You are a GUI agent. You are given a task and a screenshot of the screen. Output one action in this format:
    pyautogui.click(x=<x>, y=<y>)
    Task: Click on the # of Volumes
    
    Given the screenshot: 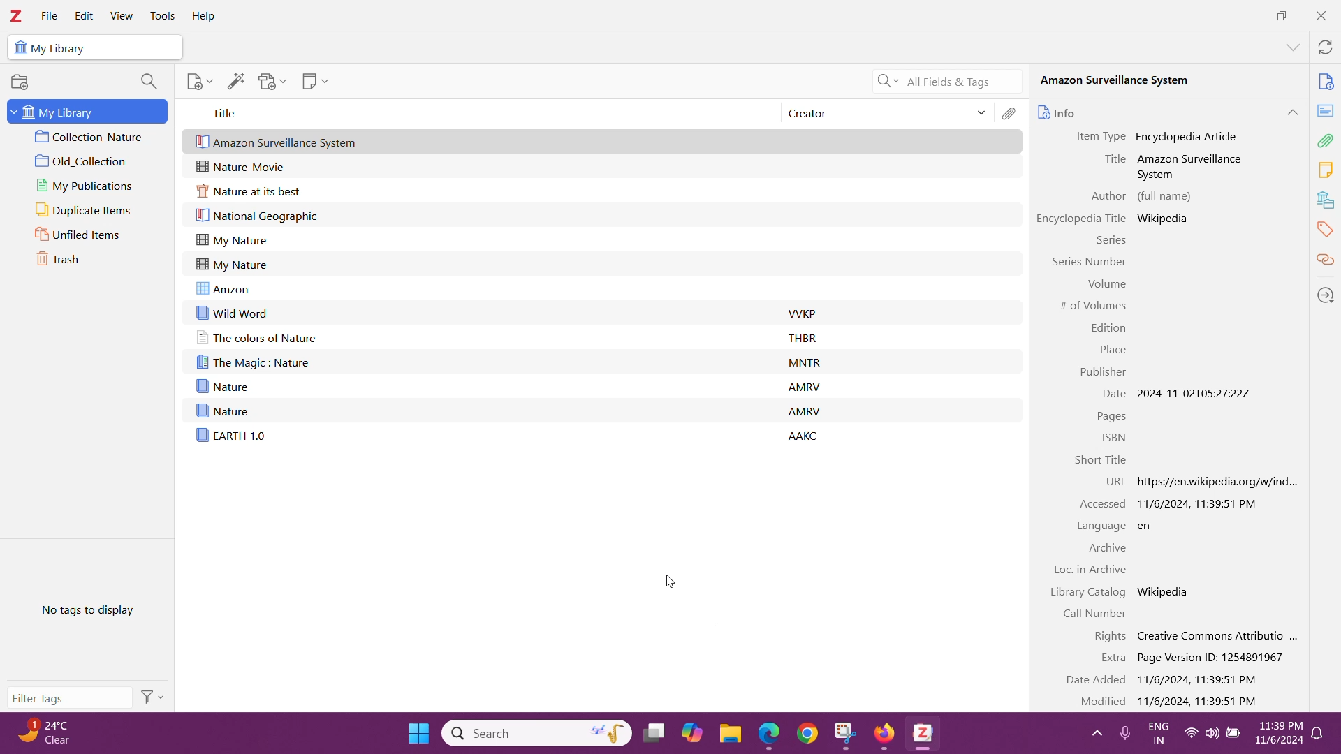 What is the action you would take?
    pyautogui.click(x=1086, y=306)
    